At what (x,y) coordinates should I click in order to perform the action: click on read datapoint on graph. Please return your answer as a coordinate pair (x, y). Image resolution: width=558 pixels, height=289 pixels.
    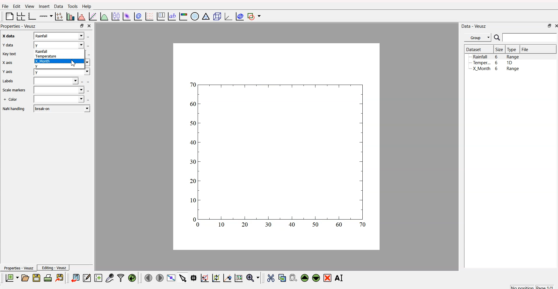
    Looking at the image, I should click on (193, 278).